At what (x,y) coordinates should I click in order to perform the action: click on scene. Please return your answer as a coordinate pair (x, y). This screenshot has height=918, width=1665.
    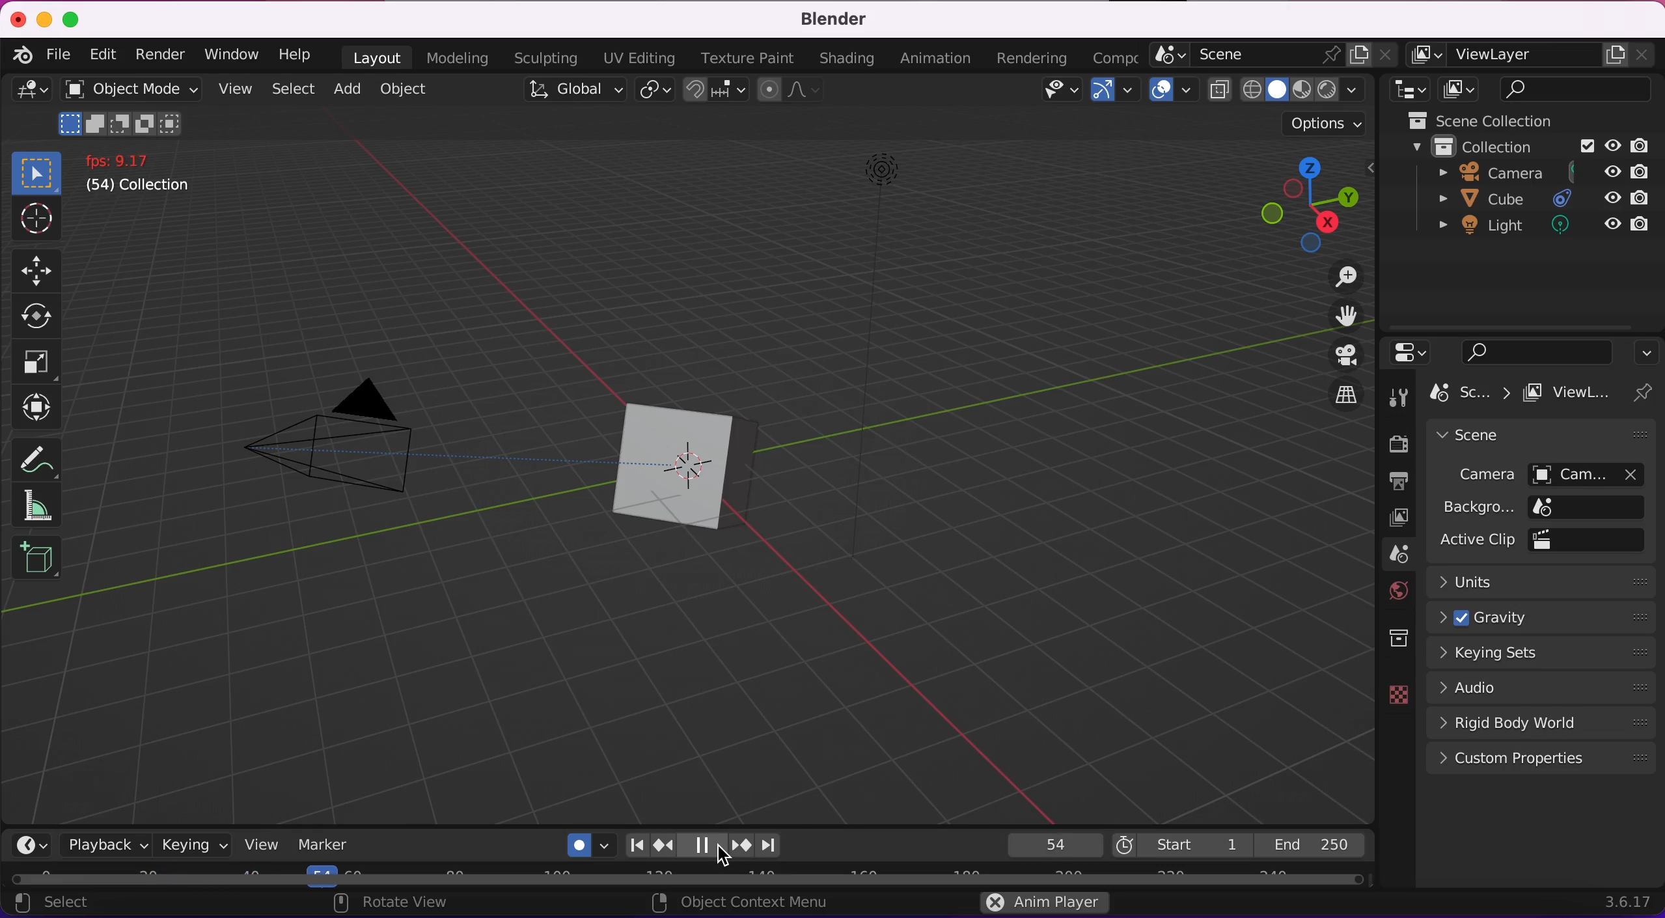
    Looking at the image, I should click on (1397, 555).